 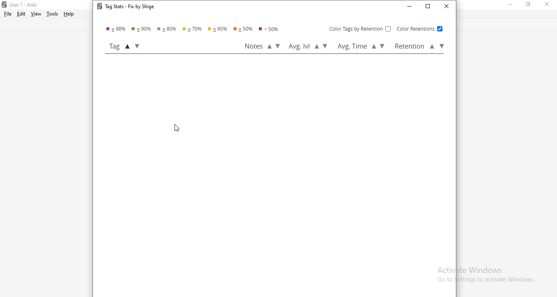 I want to click on retention, so click(x=418, y=47).